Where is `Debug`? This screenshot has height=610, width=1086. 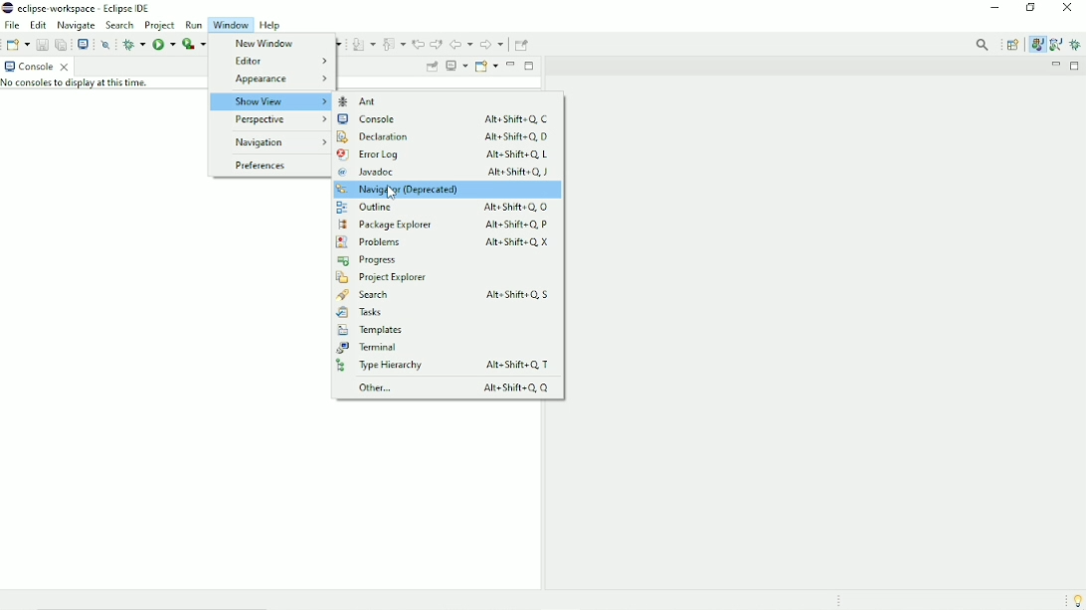
Debug is located at coordinates (1076, 45).